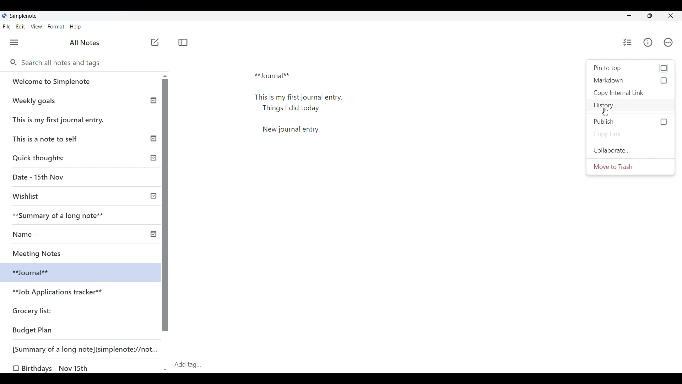 This screenshot has width=682, height=384. What do you see at coordinates (630, 106) in the screenshot?
I see `History of current note` at bounding box center [630, 106].